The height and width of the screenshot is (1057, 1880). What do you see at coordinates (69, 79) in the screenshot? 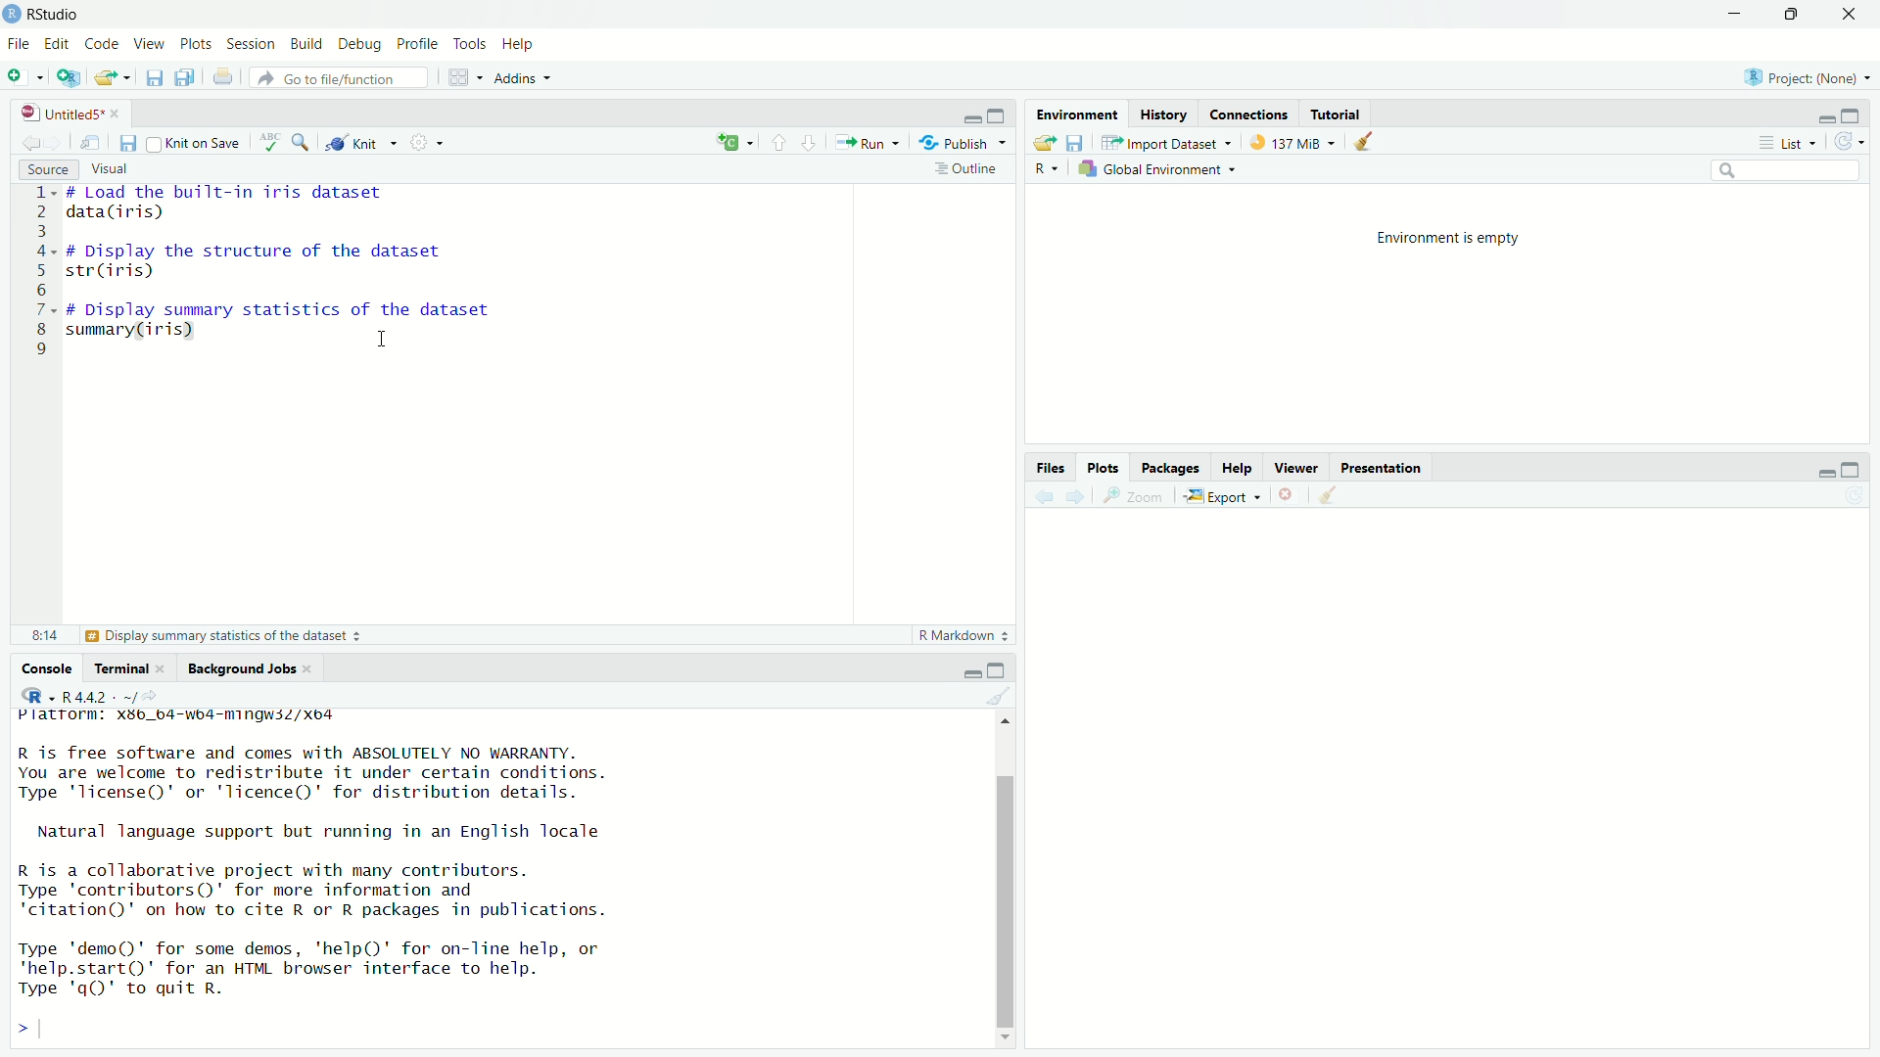
I see `Create new project` at bounding box center [69, 79].